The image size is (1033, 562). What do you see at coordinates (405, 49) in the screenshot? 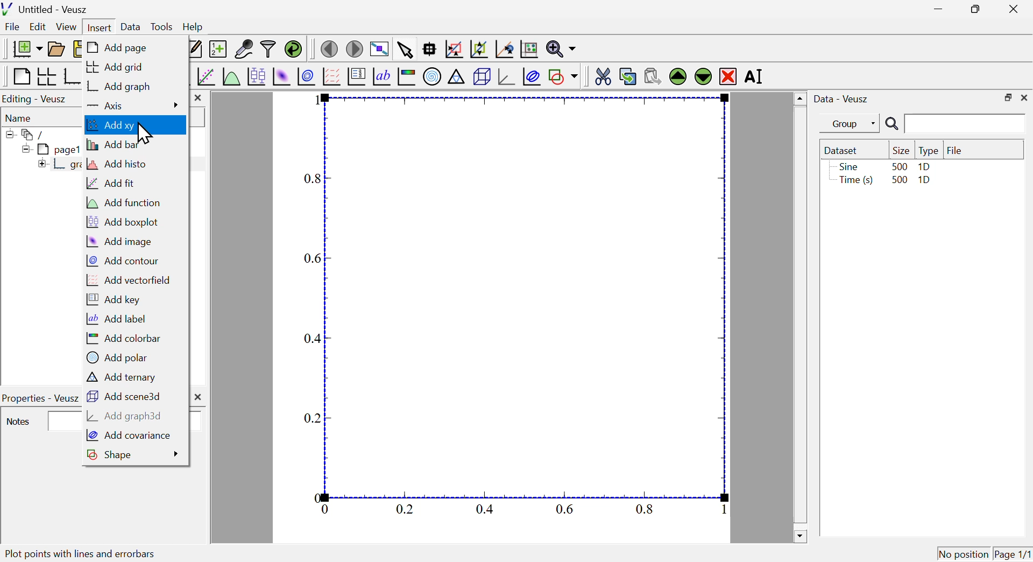
I see `select items from the graph or scroll` at bounding box center [405, 49].